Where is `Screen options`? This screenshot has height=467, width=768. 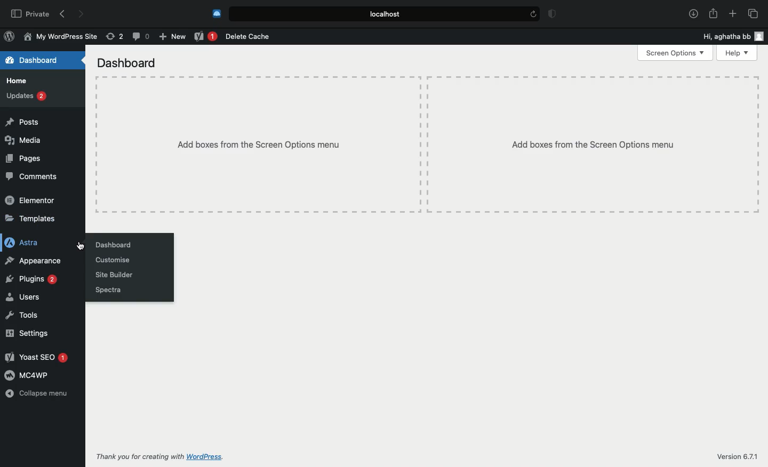
Screen options is located at coordinates (676, 52).